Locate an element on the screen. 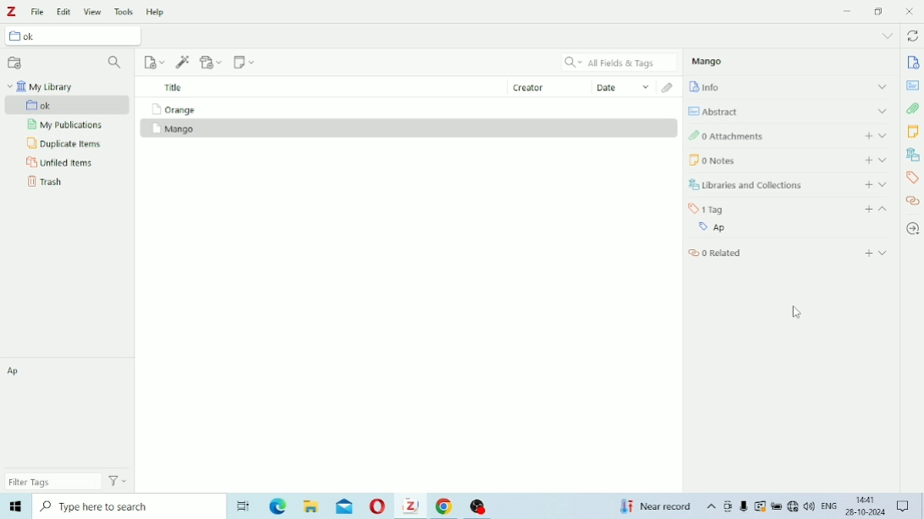 The image size is (924, 519). List all tabs is located at coordinates (888, 36).